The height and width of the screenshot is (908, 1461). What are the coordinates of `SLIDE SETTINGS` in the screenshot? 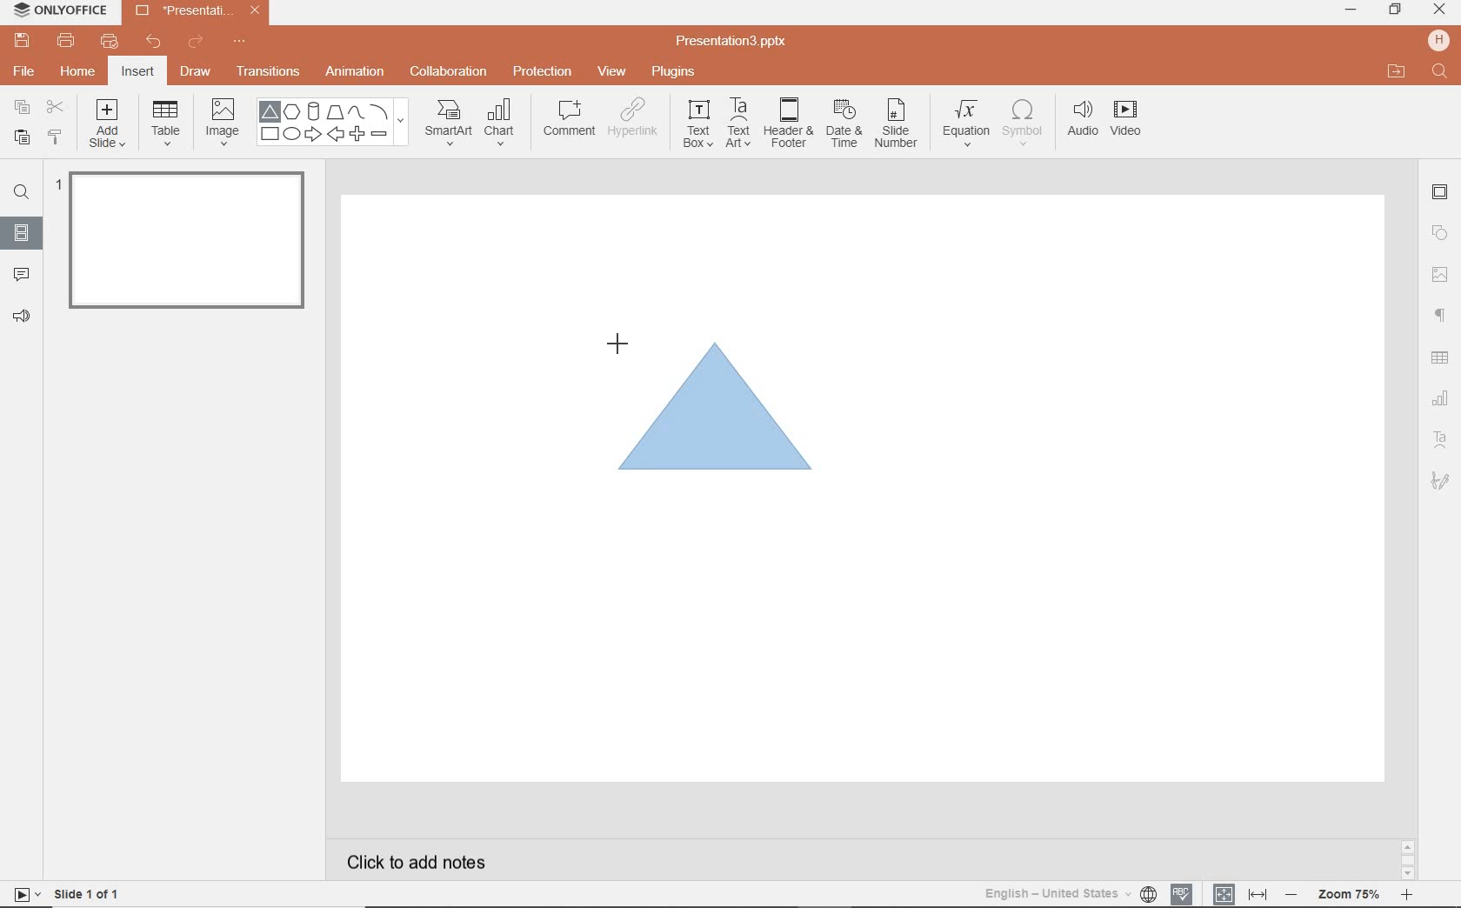 It's located at (1440, 193).